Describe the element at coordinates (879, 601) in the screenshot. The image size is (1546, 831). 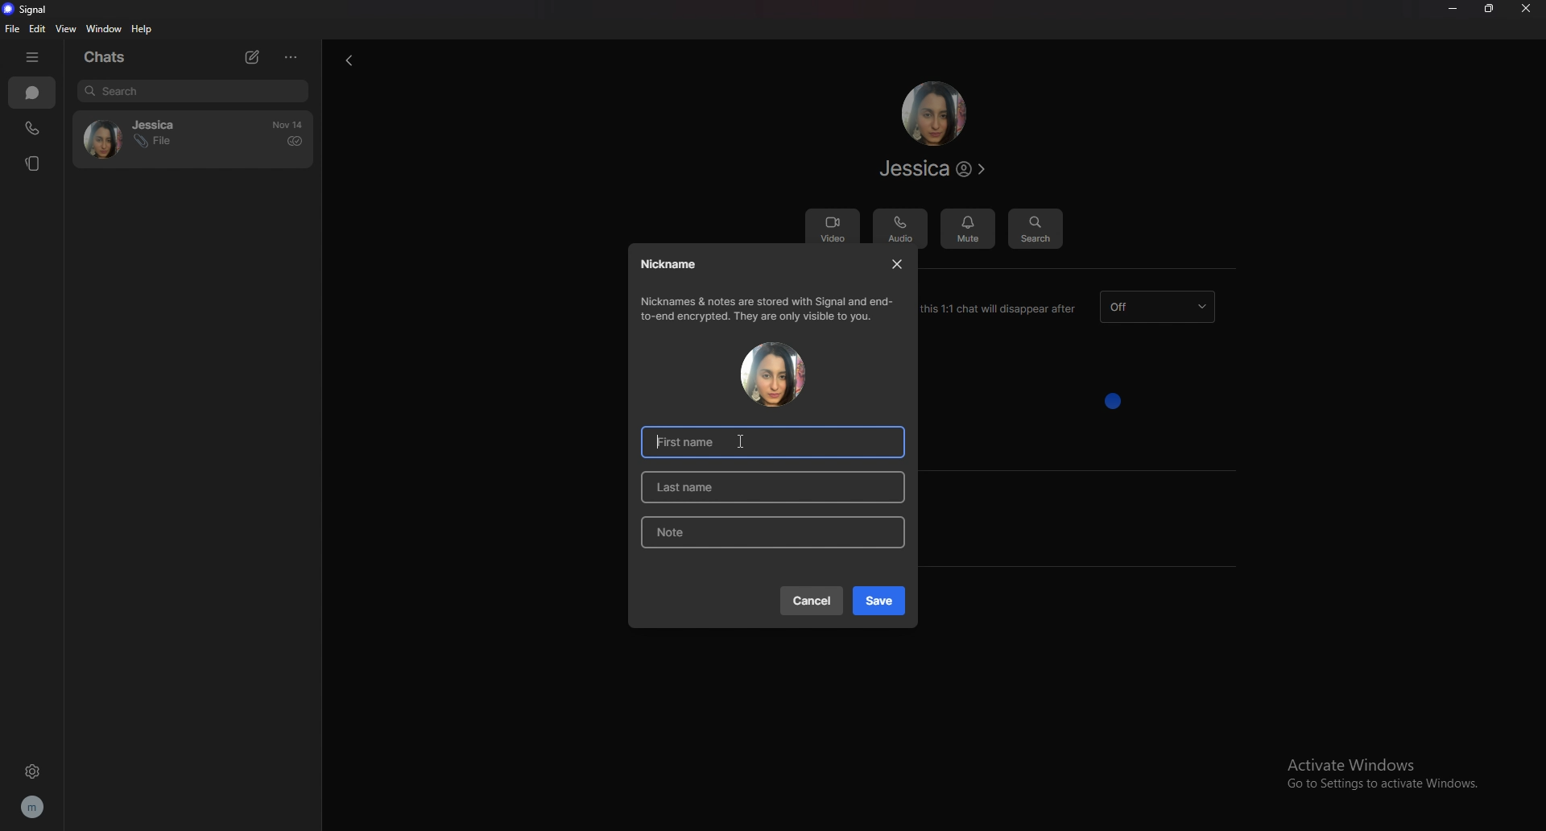
I see `save` at that location.